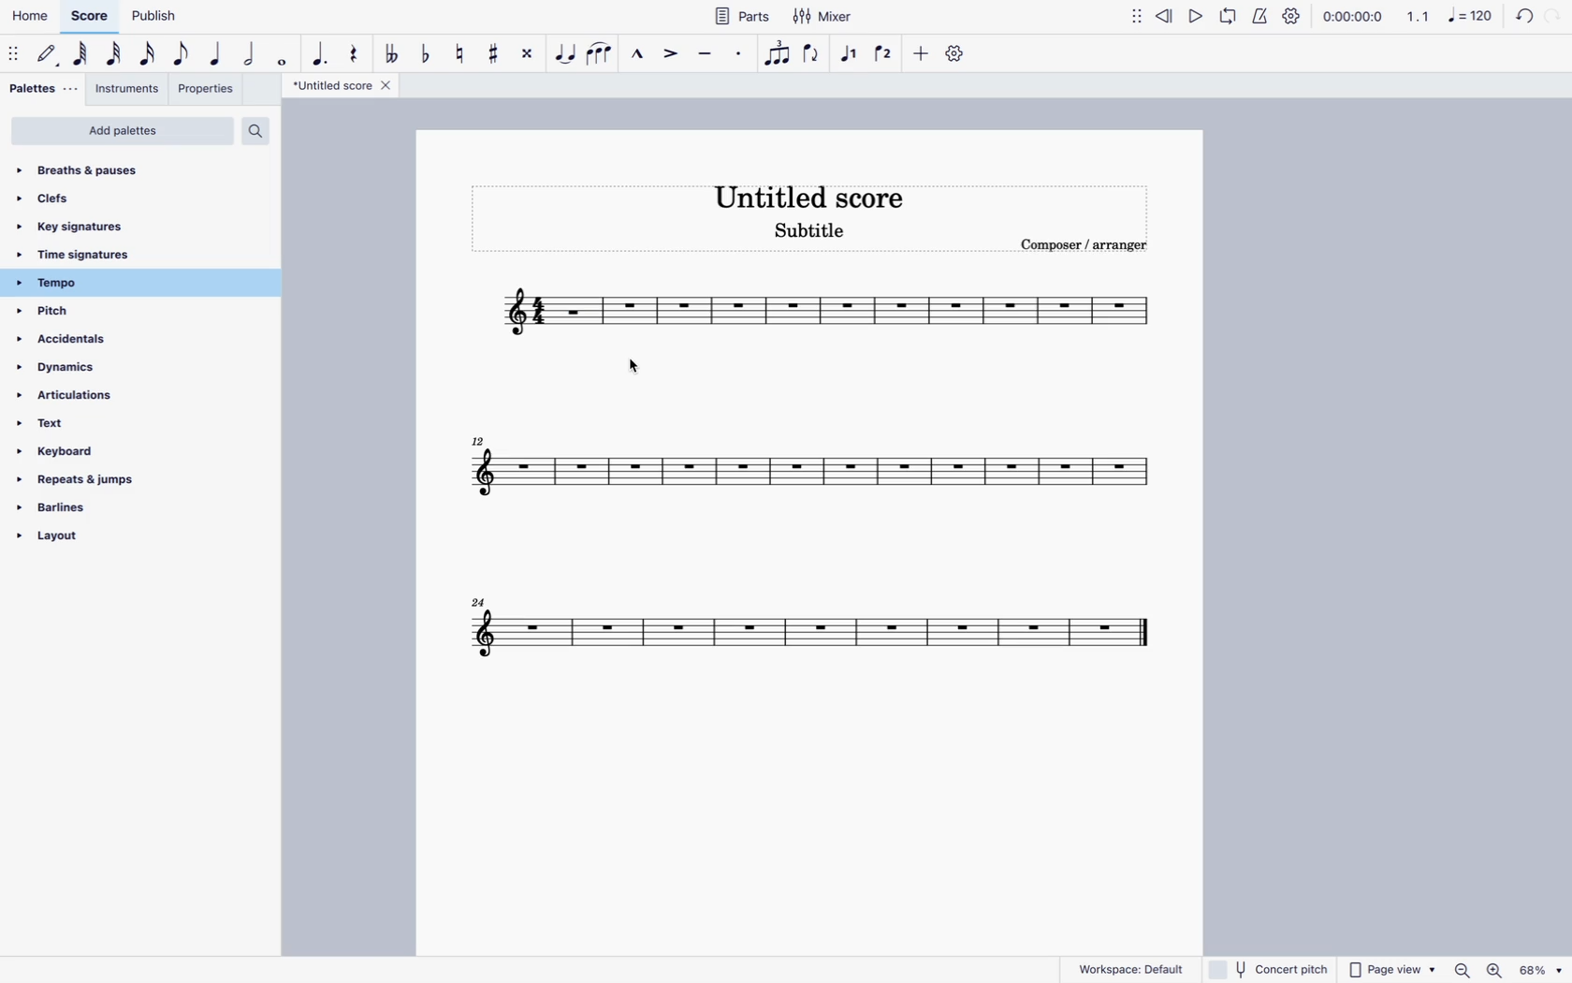 Image resolution: width=1572 pixels, height=983 pixels. What do you see at coordinates (776, 53) in the screenshot?
I see `tuplet` at bounding box center [776, 53].